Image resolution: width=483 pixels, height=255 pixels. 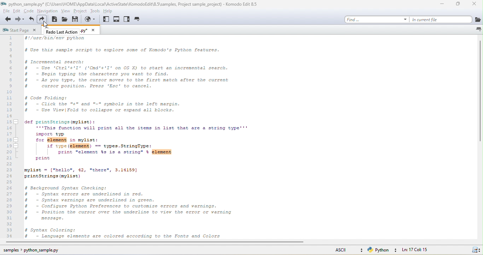 What do you see at coordinates (127, 20) in the screenshot?
I see `show /hide right pane` at bounding box center [127, 20].